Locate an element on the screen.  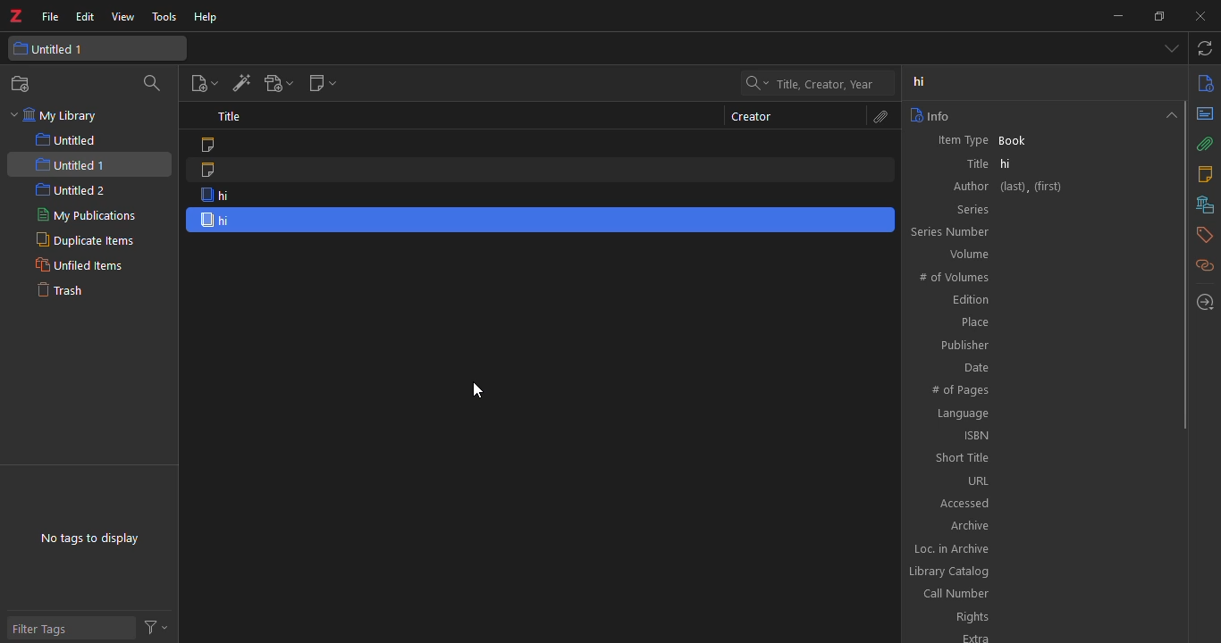
author is located at coordinates (968, 187).